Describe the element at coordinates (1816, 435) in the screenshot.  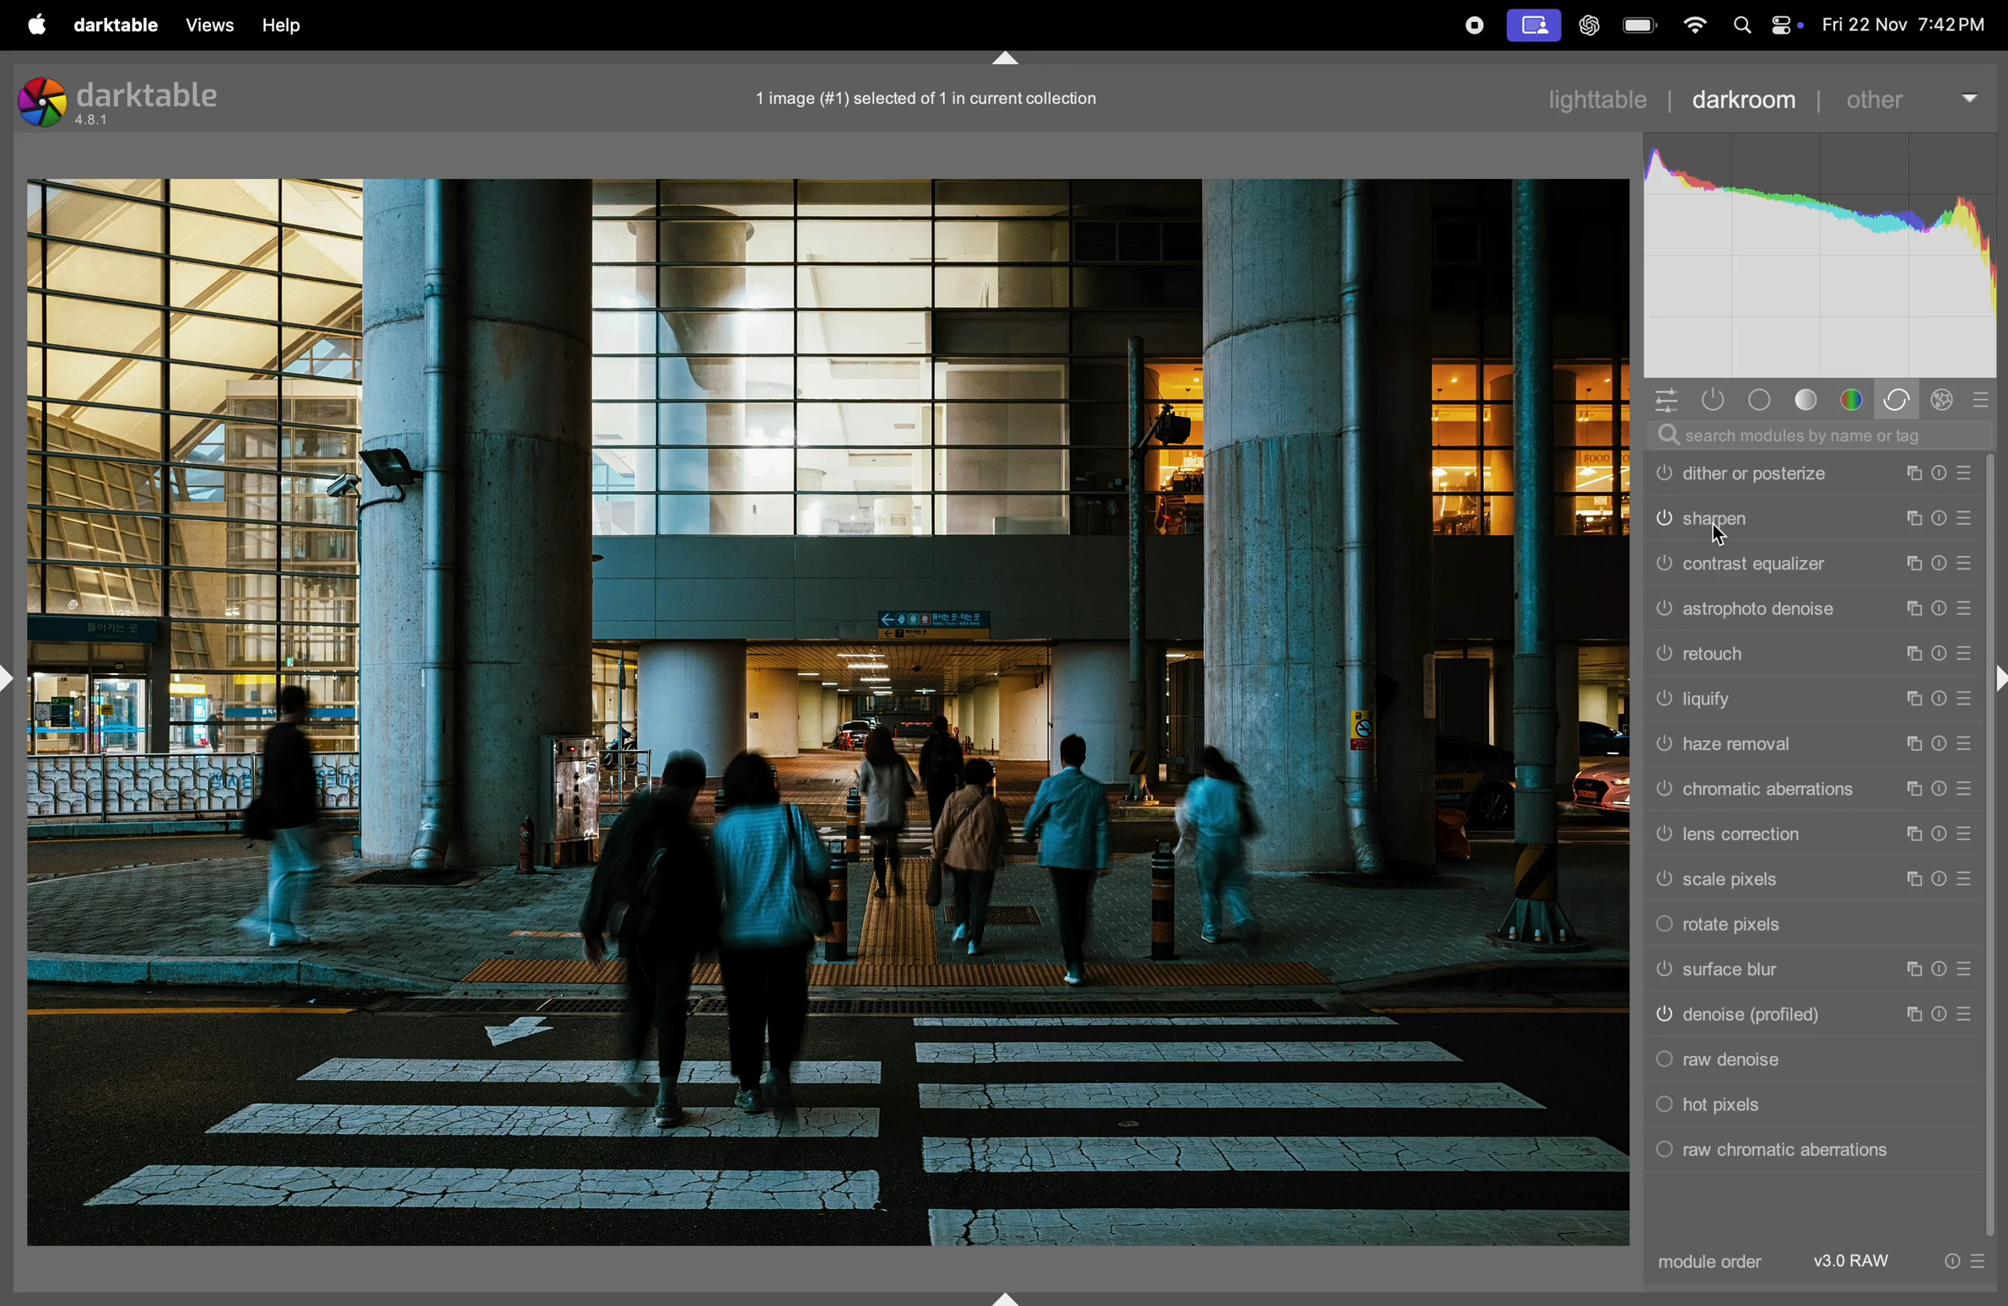
I see `search bar` at that location.